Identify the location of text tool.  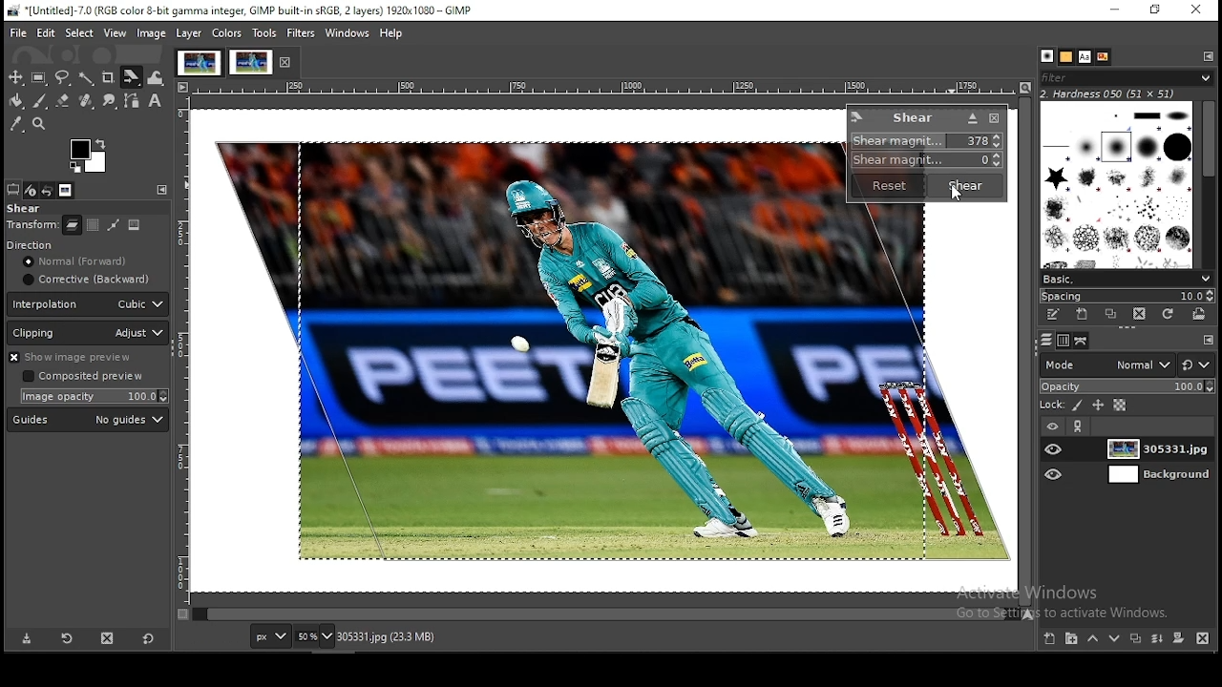
(157, 101).